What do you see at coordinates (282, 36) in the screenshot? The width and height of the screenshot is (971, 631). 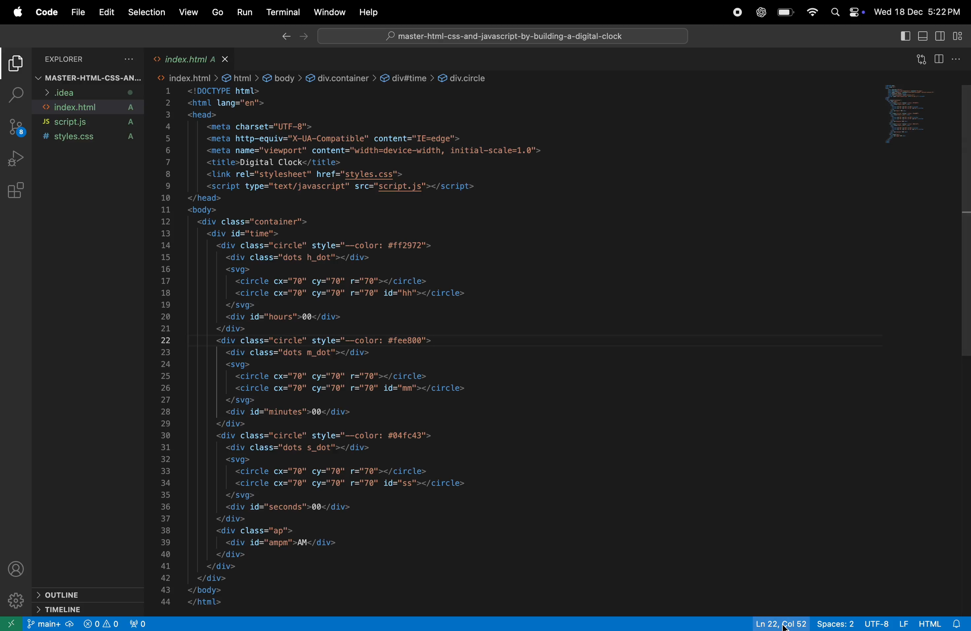 I see `back ward` at bounding box center [282, 36].